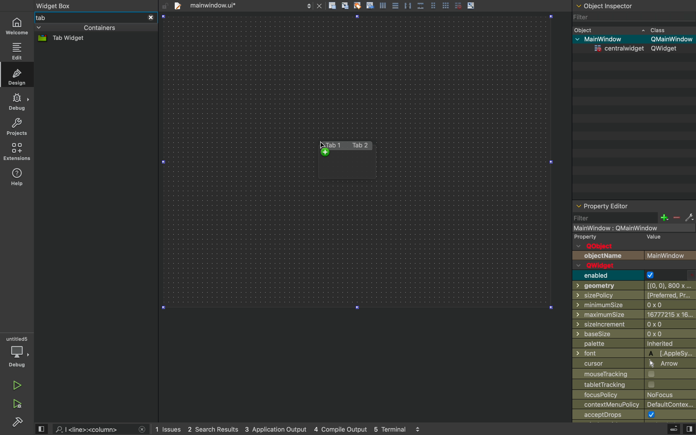  Describe the element at coordinates (408, 5) in the screenshot. I see `distribute horizontally` at that location.